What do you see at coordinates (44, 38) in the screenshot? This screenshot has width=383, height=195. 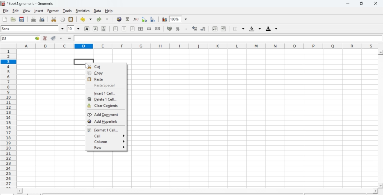 I see `Cancel change` at bounding box center [44, 38].